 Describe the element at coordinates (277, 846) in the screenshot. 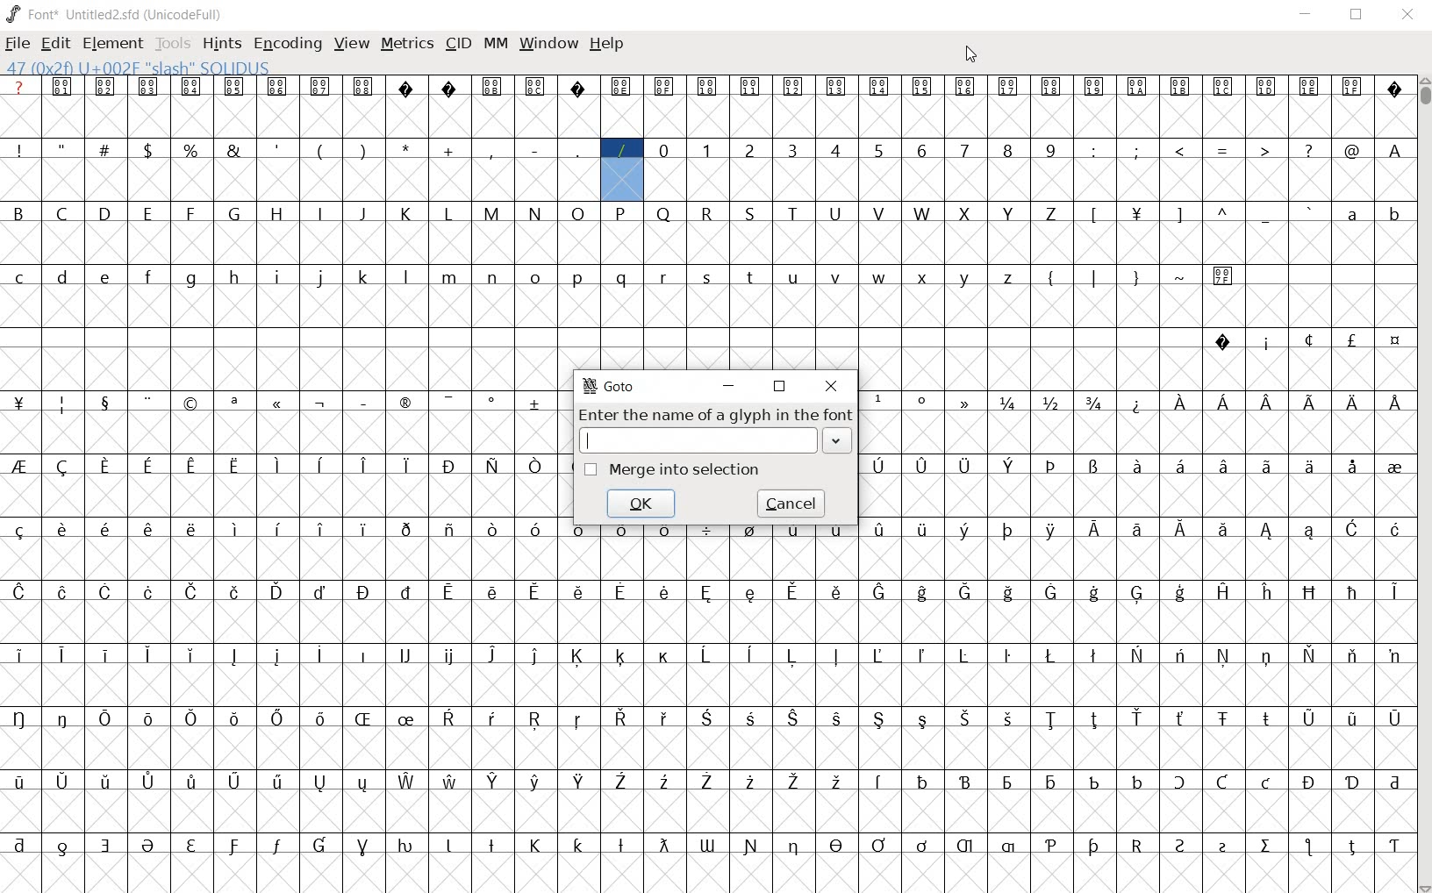

I see `glyph` at that location.